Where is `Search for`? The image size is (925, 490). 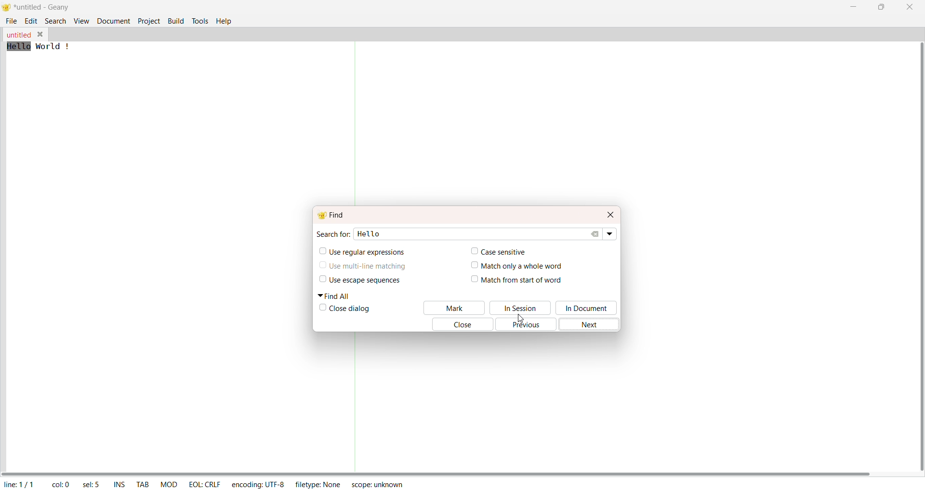 Search for is located at coordinates (332, 233).